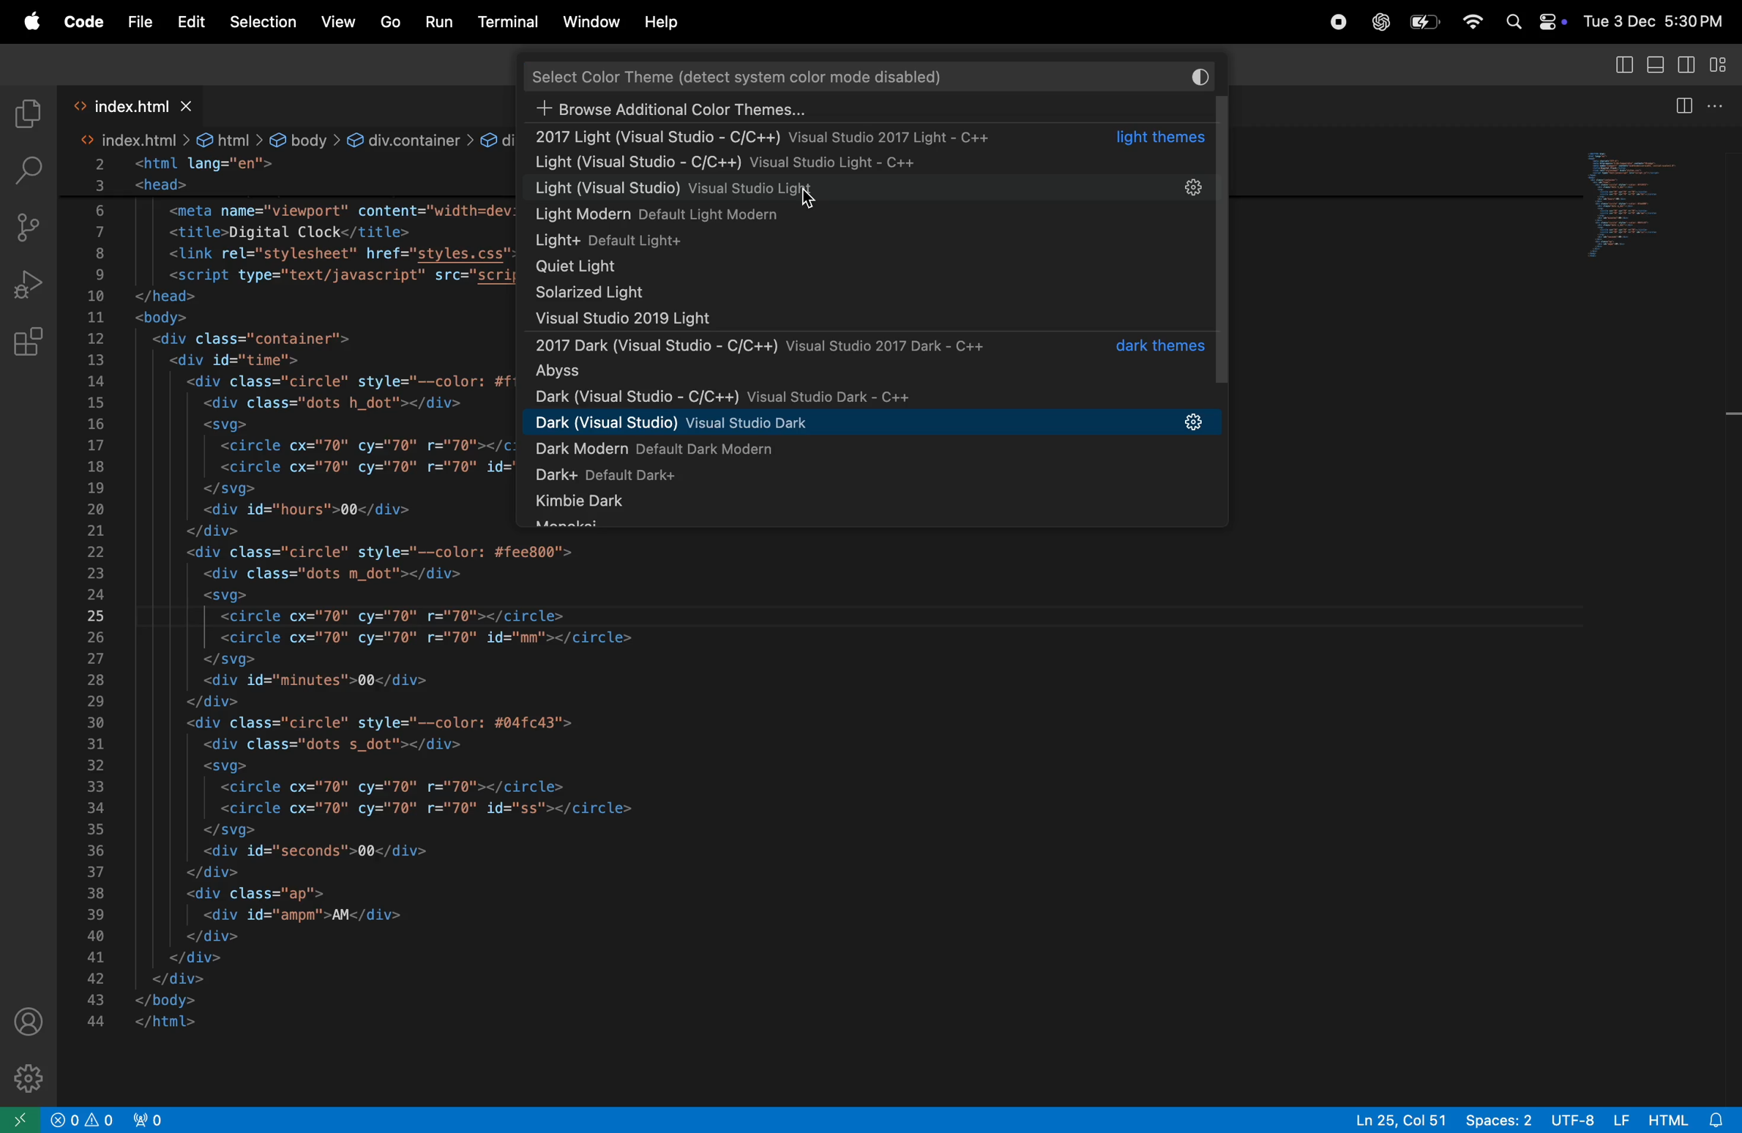 This screenshot has height=1133, width=1742. Describe the element at coordinates (1623, 64) in the screenshot. I see `toggle primary sidebar` at that location.